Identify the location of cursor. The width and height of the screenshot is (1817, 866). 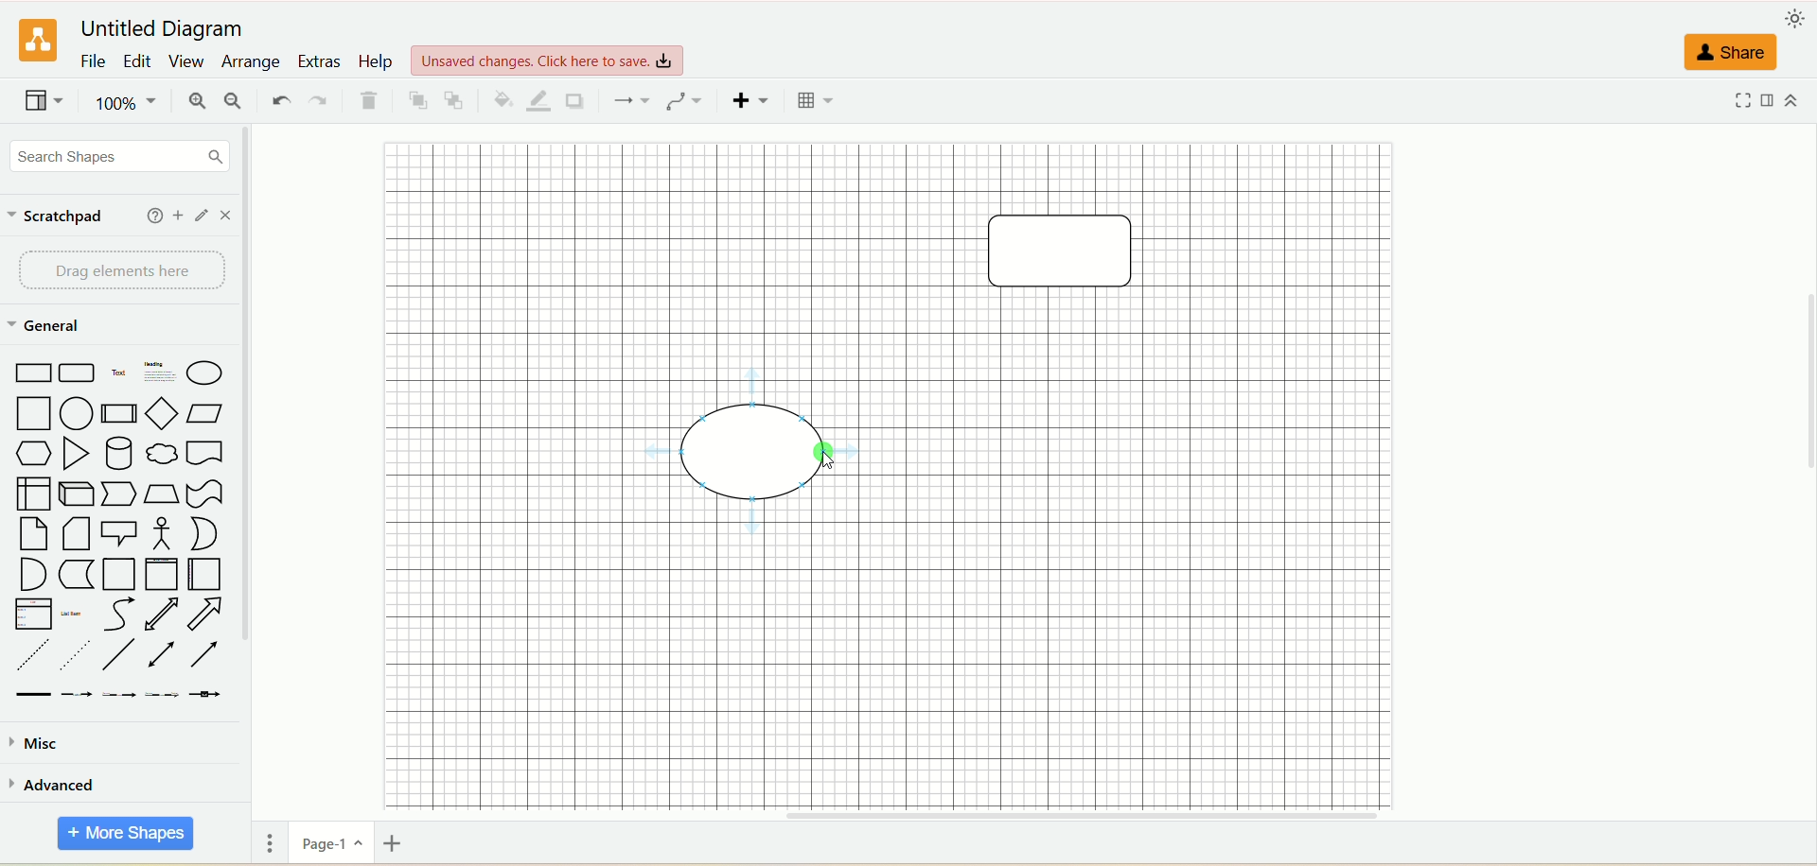
(824, 456).